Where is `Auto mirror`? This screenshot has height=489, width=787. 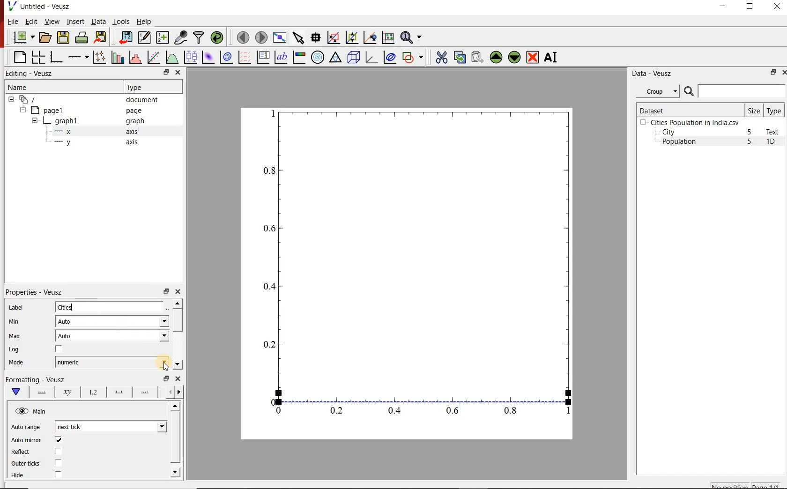
Auto mirror is located at coordinates (27, 439).